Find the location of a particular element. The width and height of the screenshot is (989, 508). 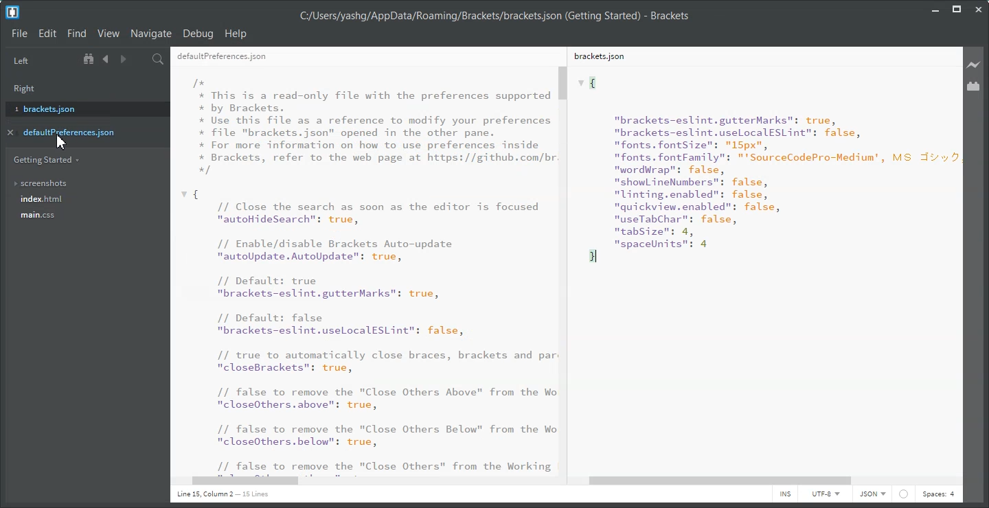

Right Panel is located at coordinates (29, 86).